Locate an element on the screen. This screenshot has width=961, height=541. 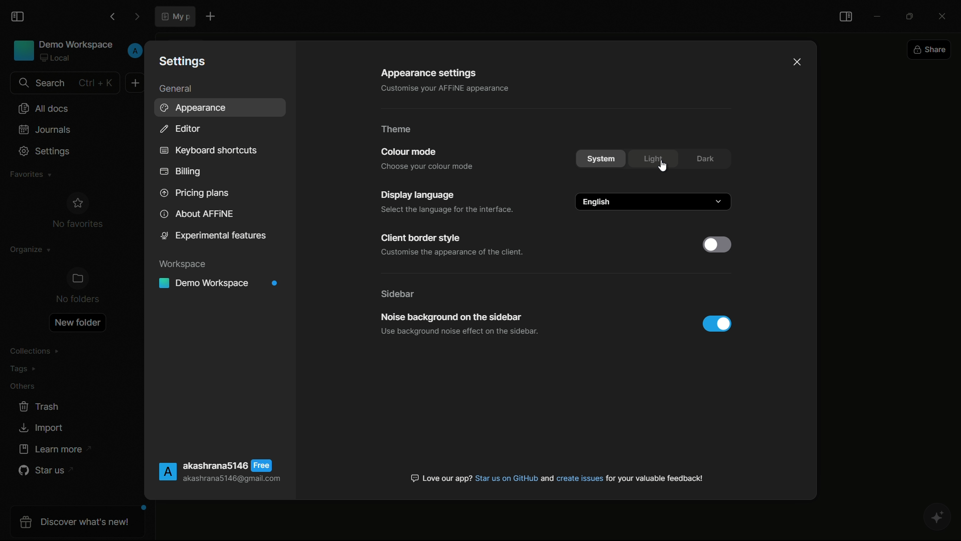
learn more is located at coordinates (52, 449).